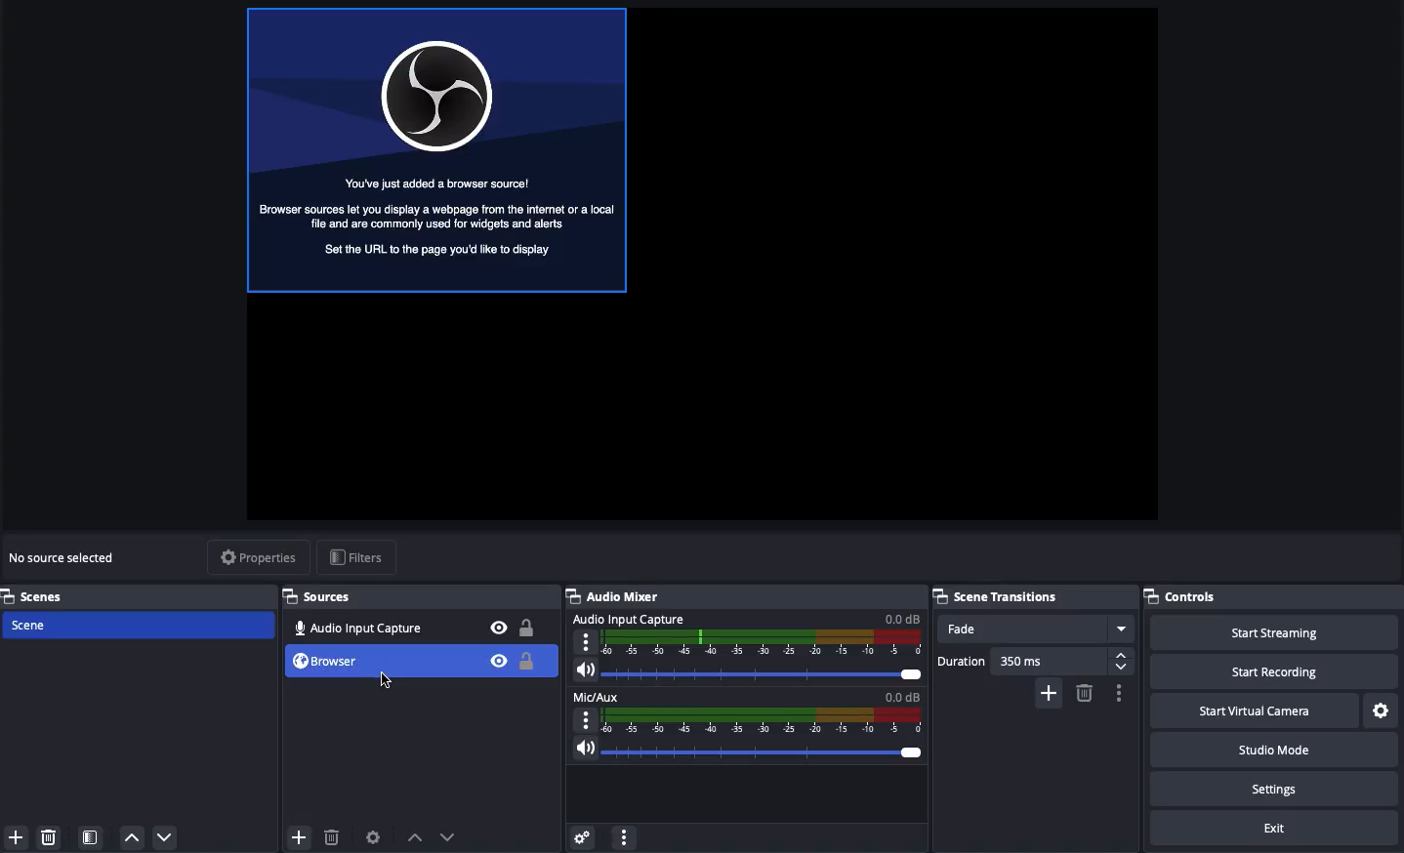 This screenshot has width=1404, height=853. Describe the element at coordinates (15, 839) in the screenshot. I see `Add` at that location.